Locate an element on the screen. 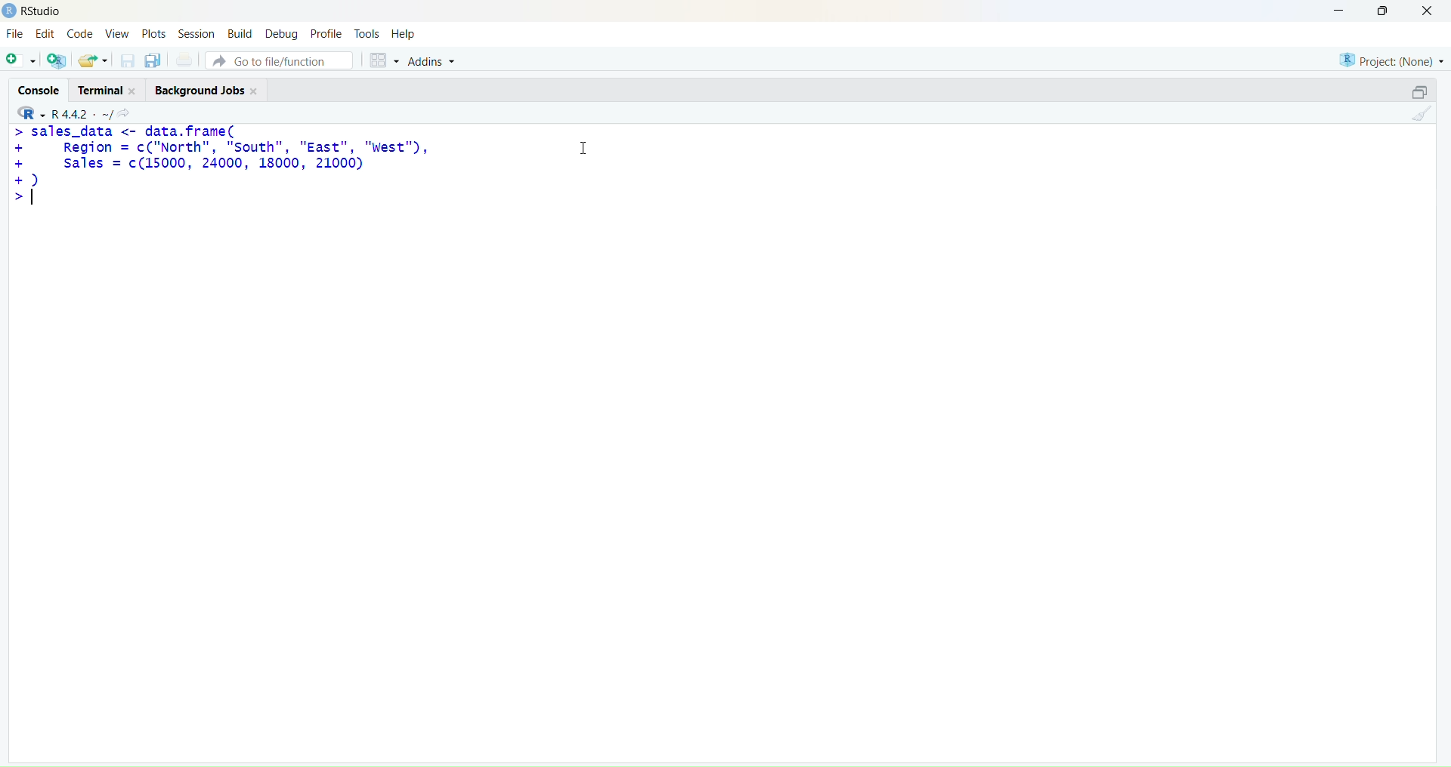 Image resolution: width=1451 pixels, height=767 pixels. File is located at coordinates (15, 35).